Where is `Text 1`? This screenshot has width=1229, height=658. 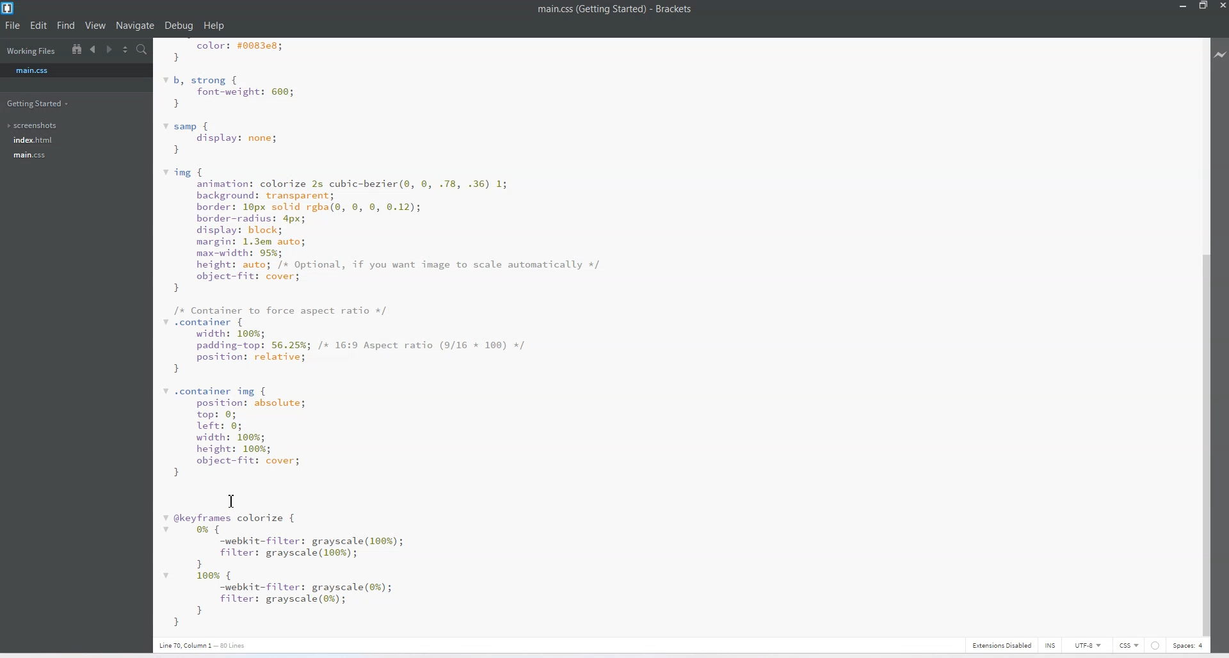
Text 1 is located at coordinates (396, 336).